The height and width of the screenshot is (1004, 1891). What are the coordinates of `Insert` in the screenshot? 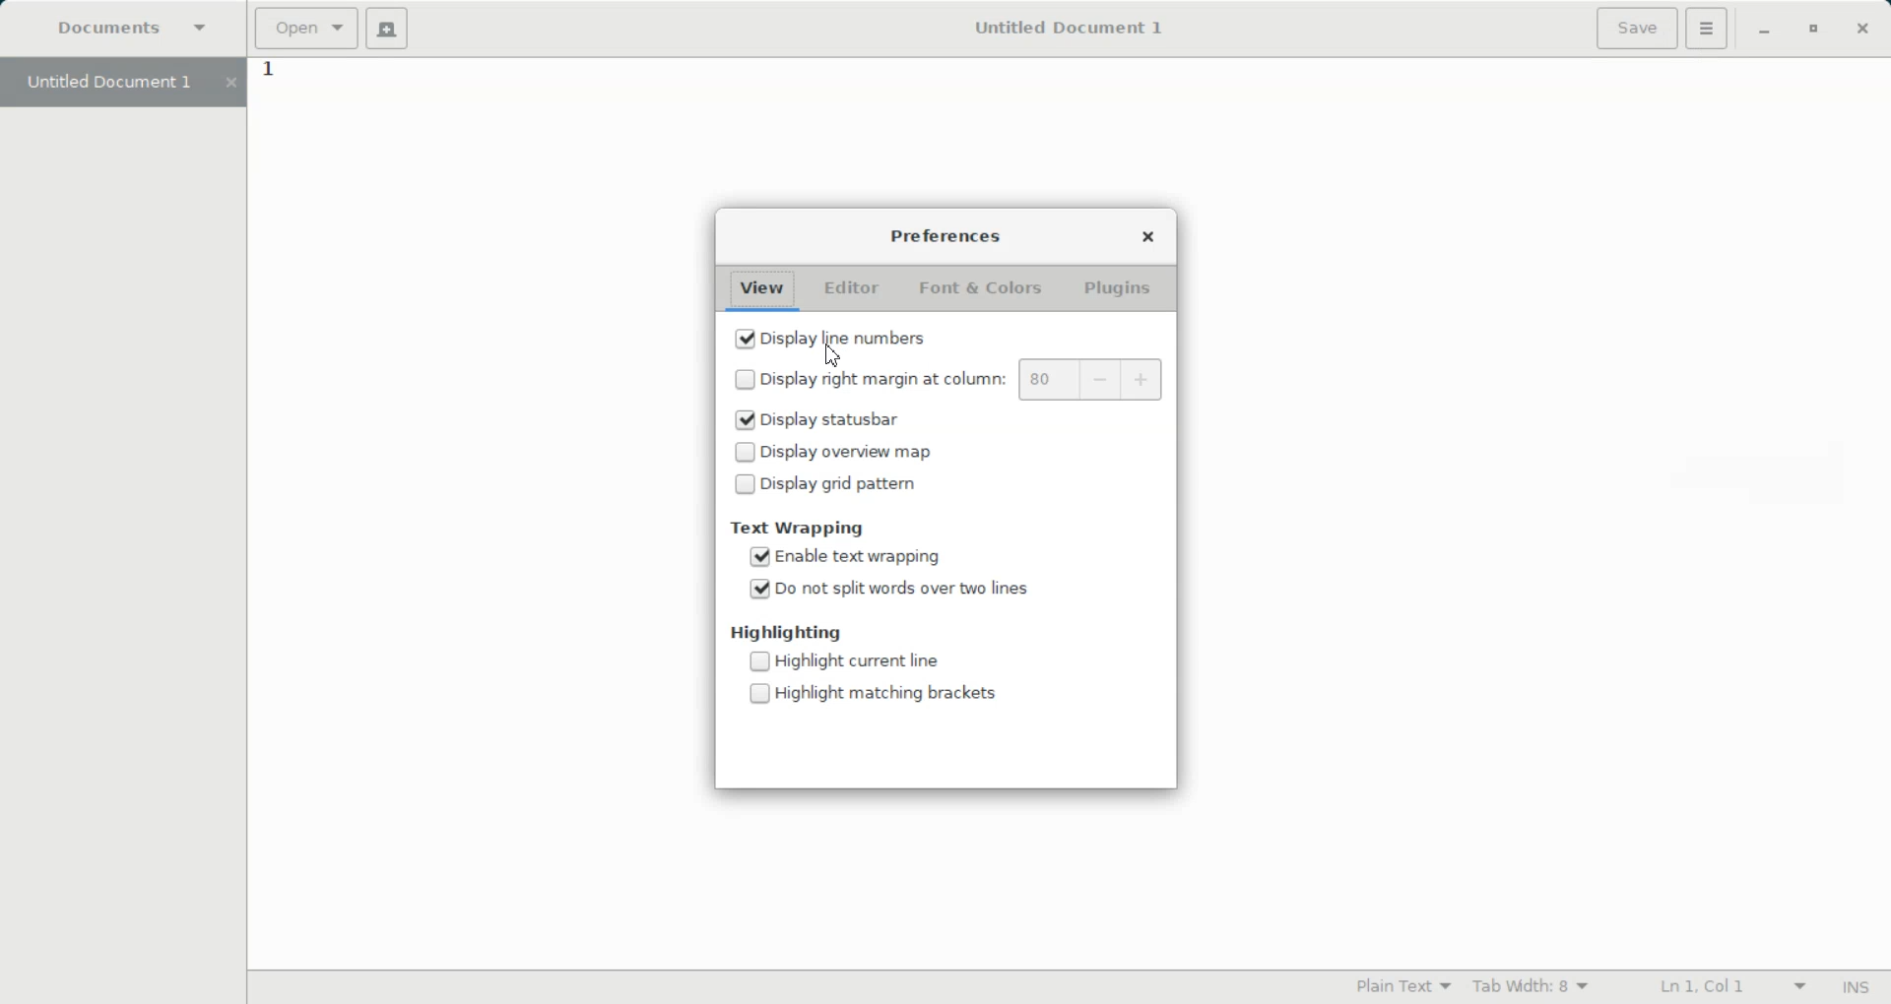 It's located at (1855, 989).